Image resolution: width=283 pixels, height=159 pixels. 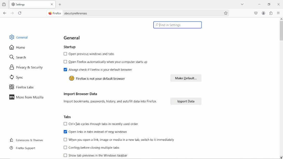 What do you see at coordinates (111, 102) in the screenshot?
I see `Import bookmarks, passwords, history, and autofill data into Firefox.` at bounding box center [111, 102].